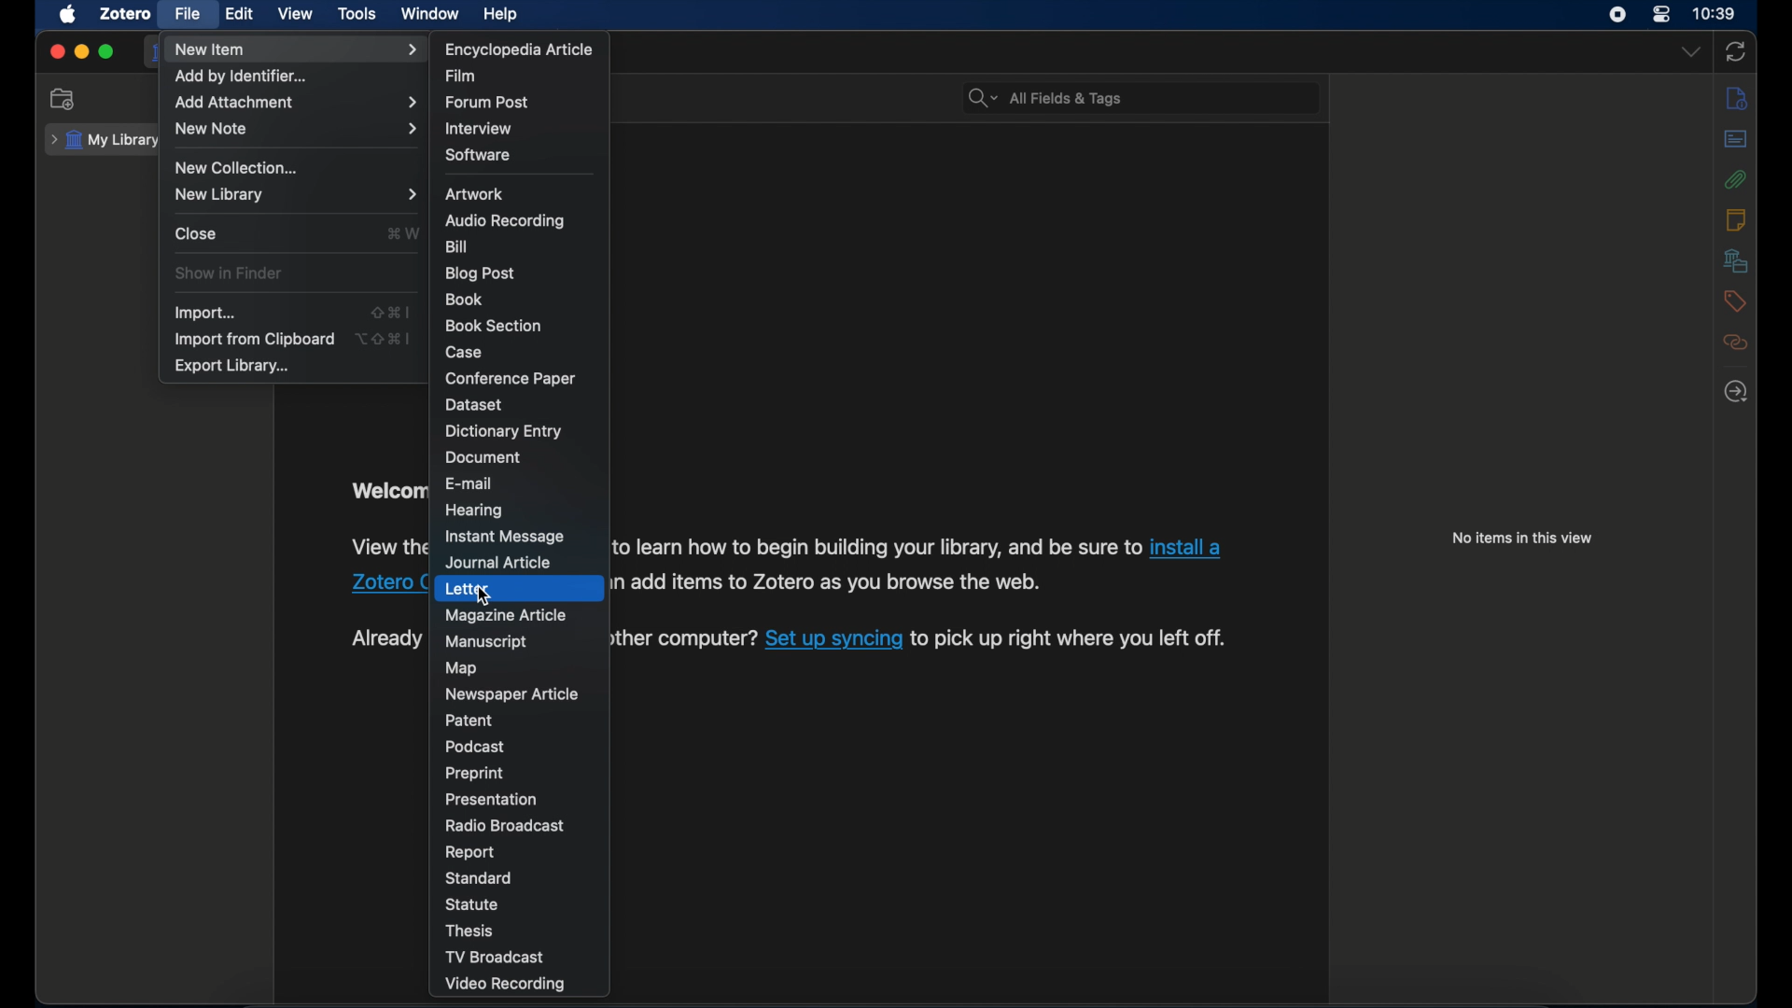 The width and height of the screenshot is (1792, 1008). I want to click on dropdown, so click(1691, 51).